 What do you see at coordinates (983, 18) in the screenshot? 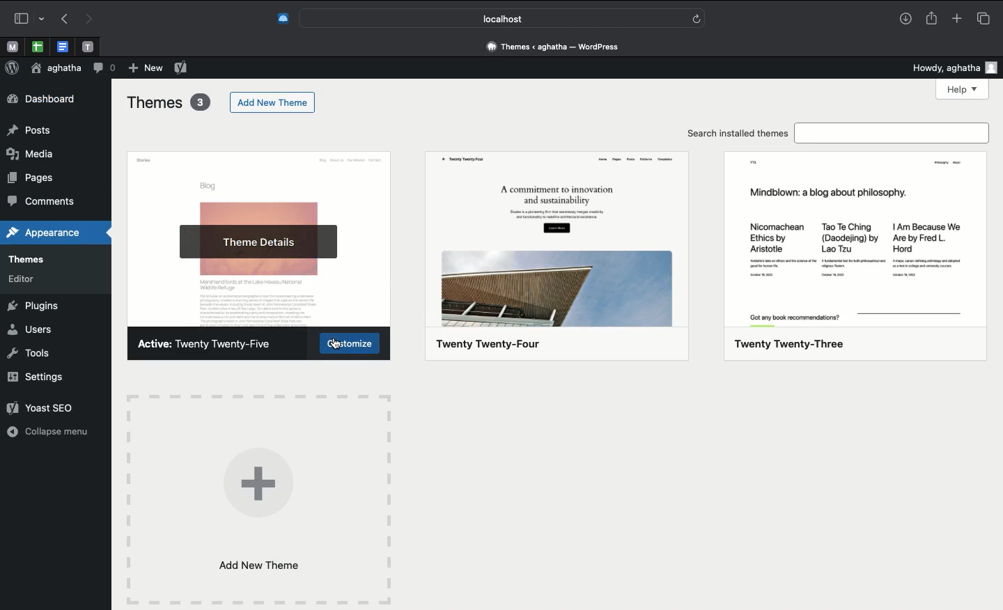
I see `Tabs` at bounding box center [983, 18].